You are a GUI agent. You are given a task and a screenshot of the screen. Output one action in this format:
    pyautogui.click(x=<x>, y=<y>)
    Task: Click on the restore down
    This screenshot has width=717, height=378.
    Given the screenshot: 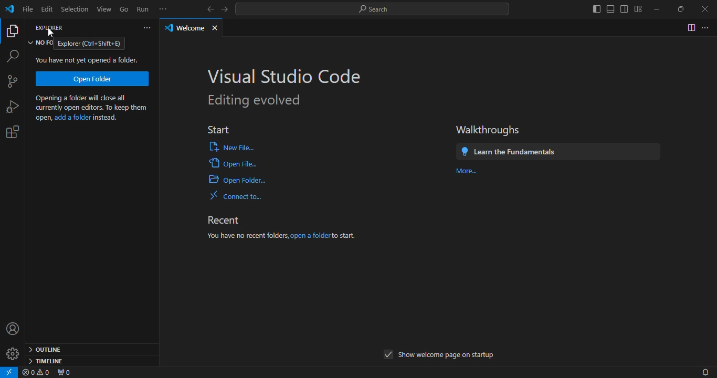 What is the action you would take?
    pyautogui.click(x=677, y=9)
    